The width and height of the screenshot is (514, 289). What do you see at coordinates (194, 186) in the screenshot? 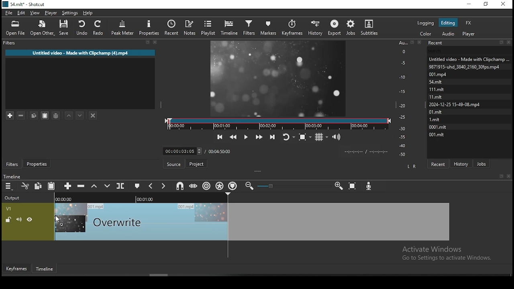
I see `scrub while dragging` at bounding box center [194, 186].